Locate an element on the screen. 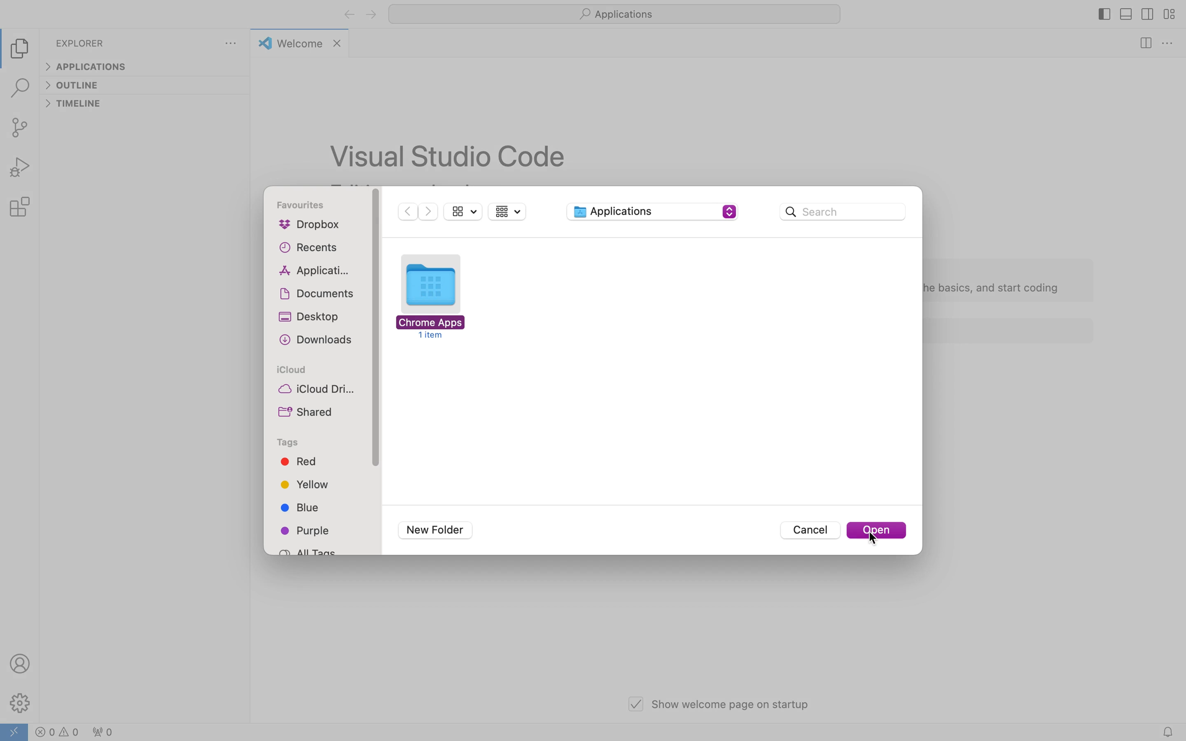  arrow buttons is located at coordinates (419, 212).